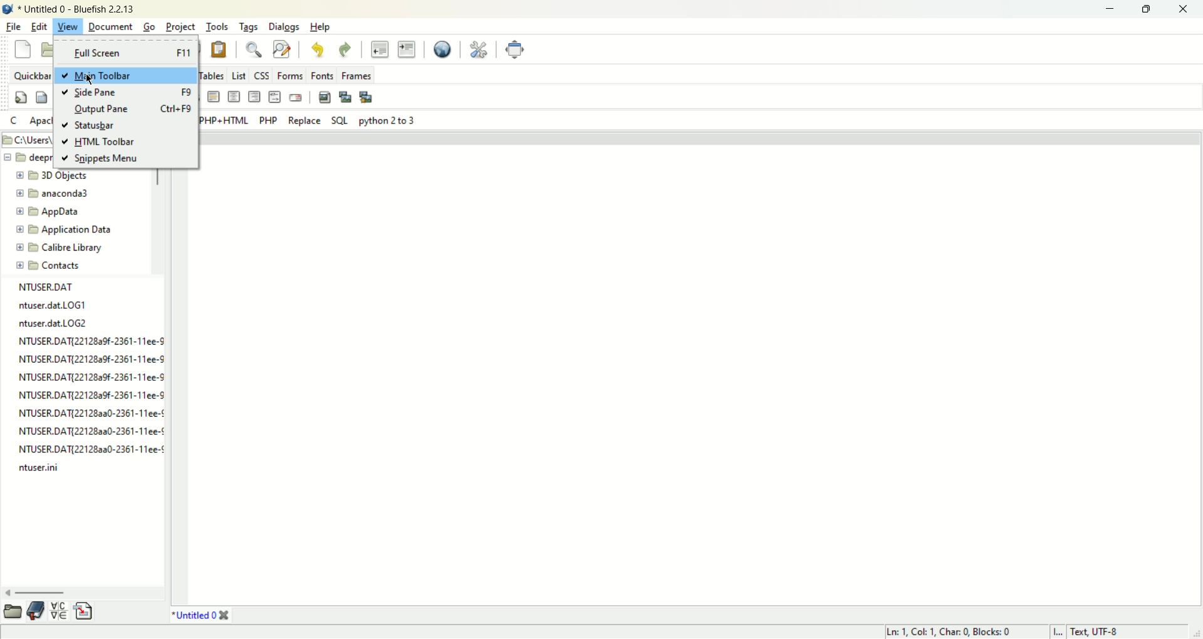  I want to click on snippet, so click(100, 160).